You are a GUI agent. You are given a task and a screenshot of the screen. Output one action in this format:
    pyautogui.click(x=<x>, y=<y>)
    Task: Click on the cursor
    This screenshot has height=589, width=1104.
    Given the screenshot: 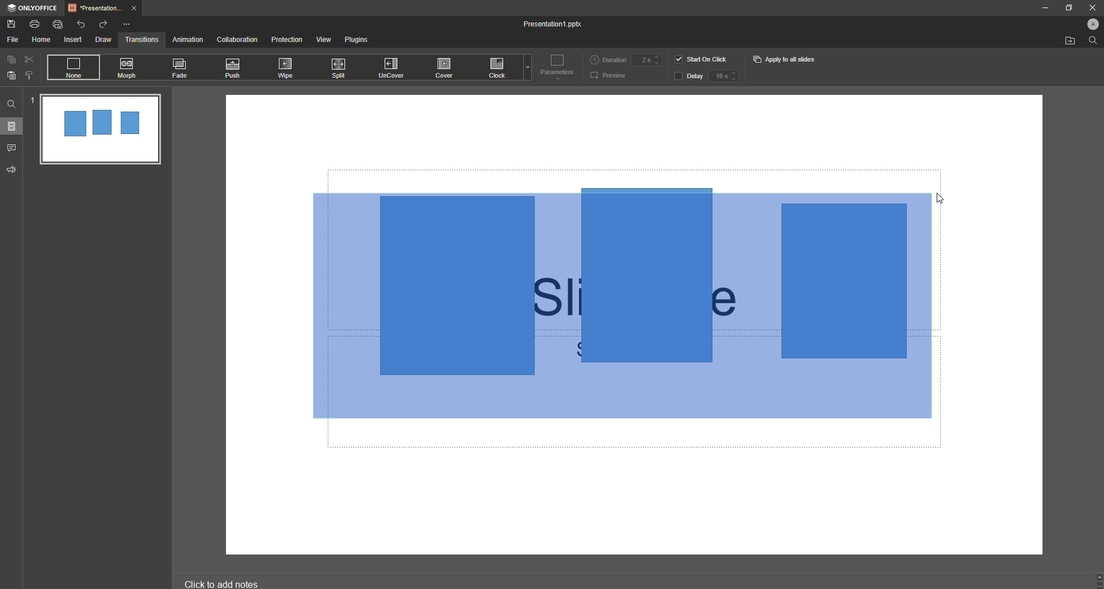 What is the action you would take?
    pyautogui.click(x=941, y=195)
    